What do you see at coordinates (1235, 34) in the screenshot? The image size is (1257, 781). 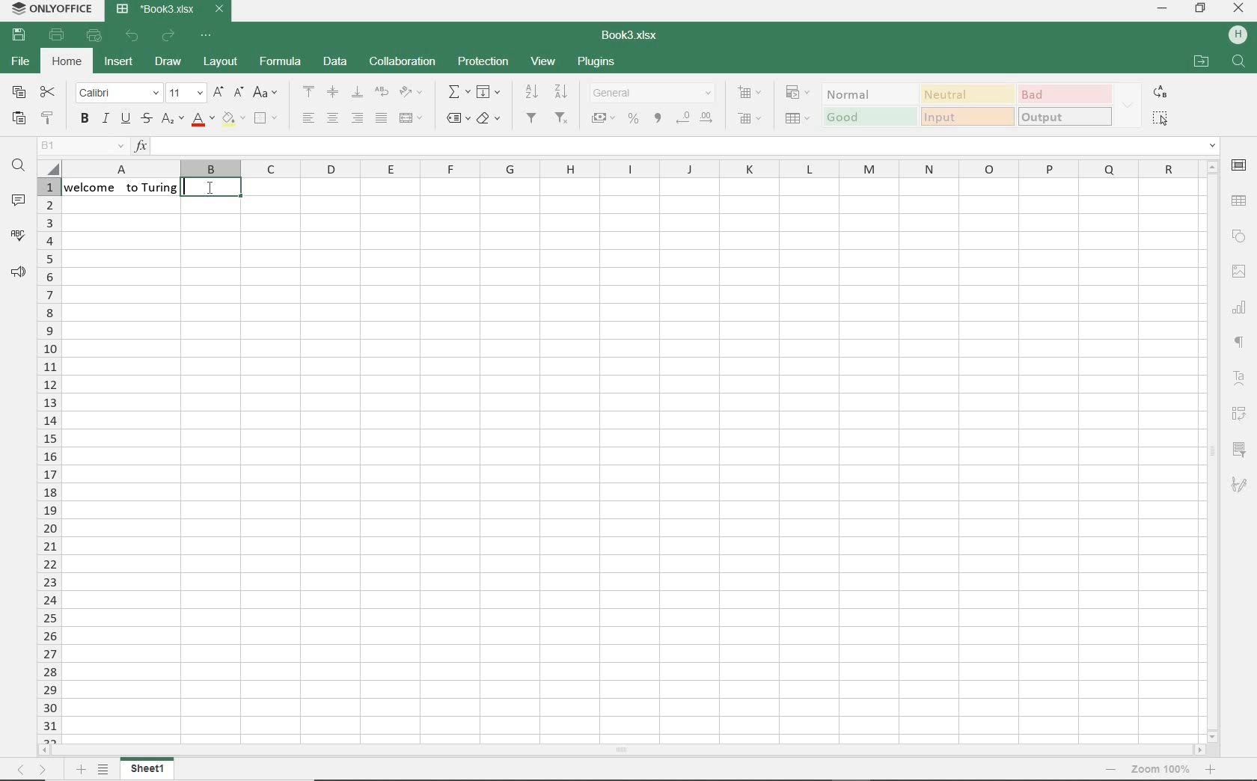 I see `HP` at bounding box center [1235, 34].